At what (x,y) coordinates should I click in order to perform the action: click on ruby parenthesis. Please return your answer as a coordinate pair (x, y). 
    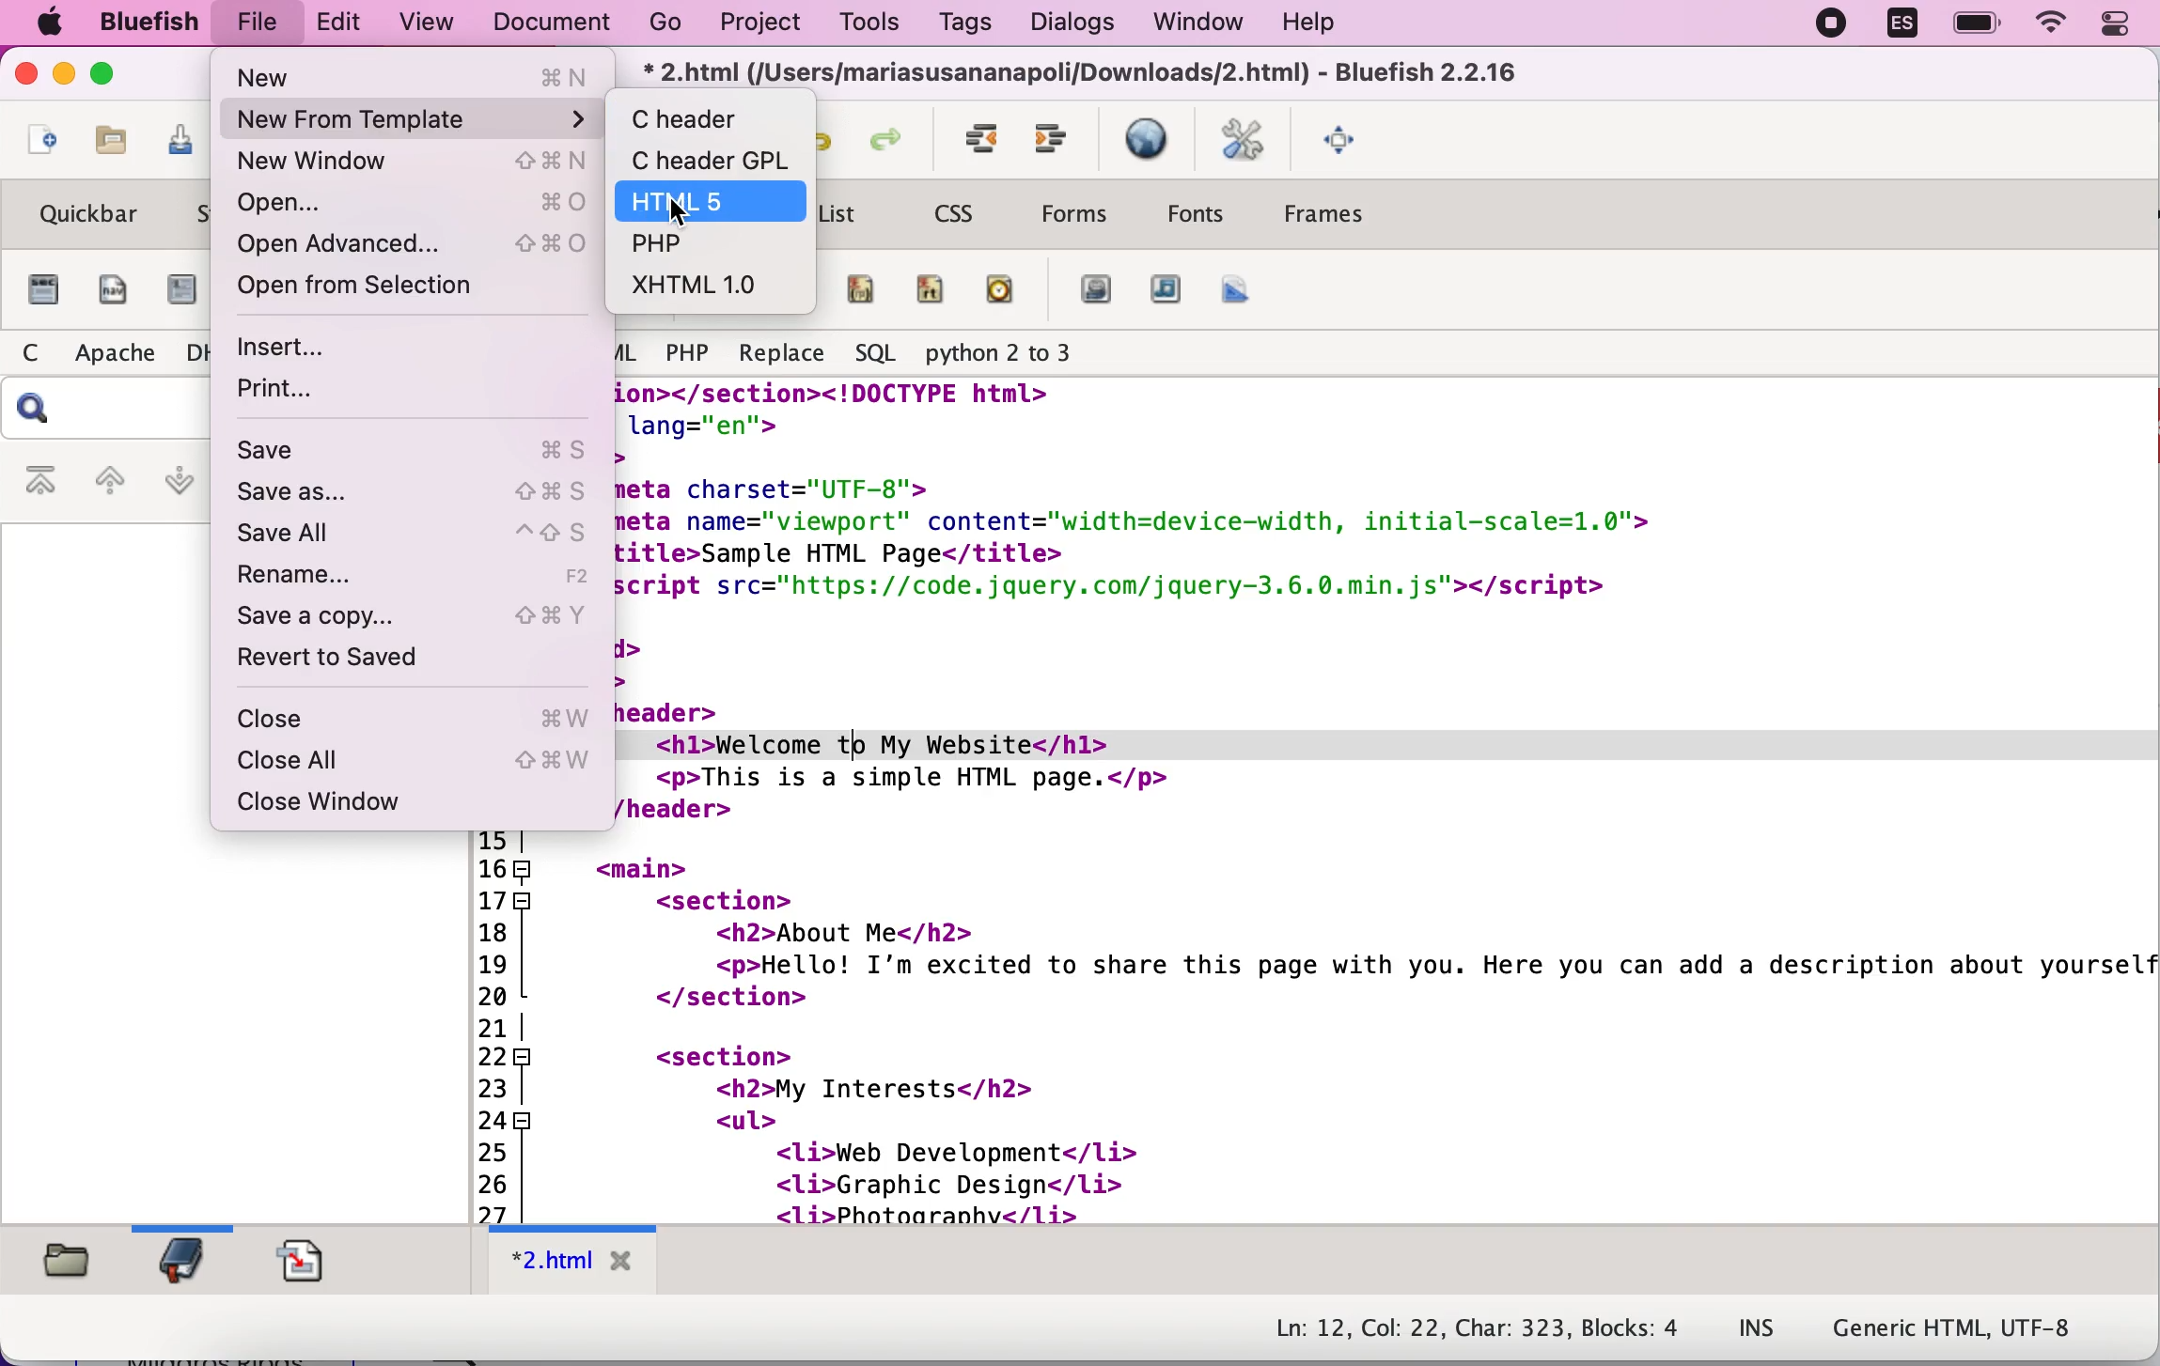
    Looking at the image, I should click on (860, 289).